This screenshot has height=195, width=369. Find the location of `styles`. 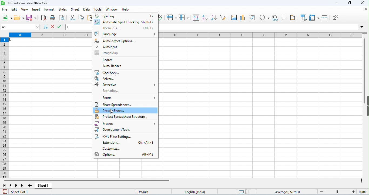

styles is located at coordinates (63, 10).